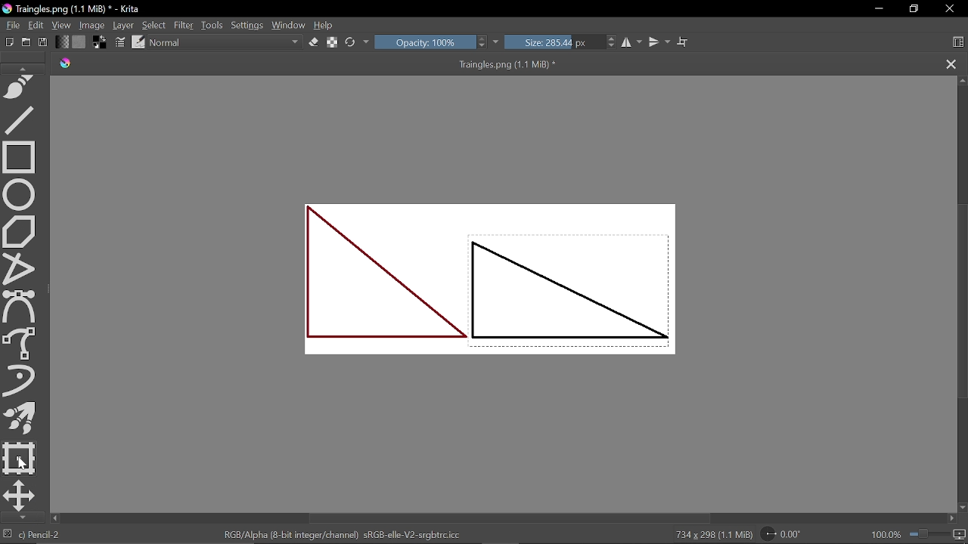  I want to click on 734 x 298 (1.1 MiB), so click(709, 535).